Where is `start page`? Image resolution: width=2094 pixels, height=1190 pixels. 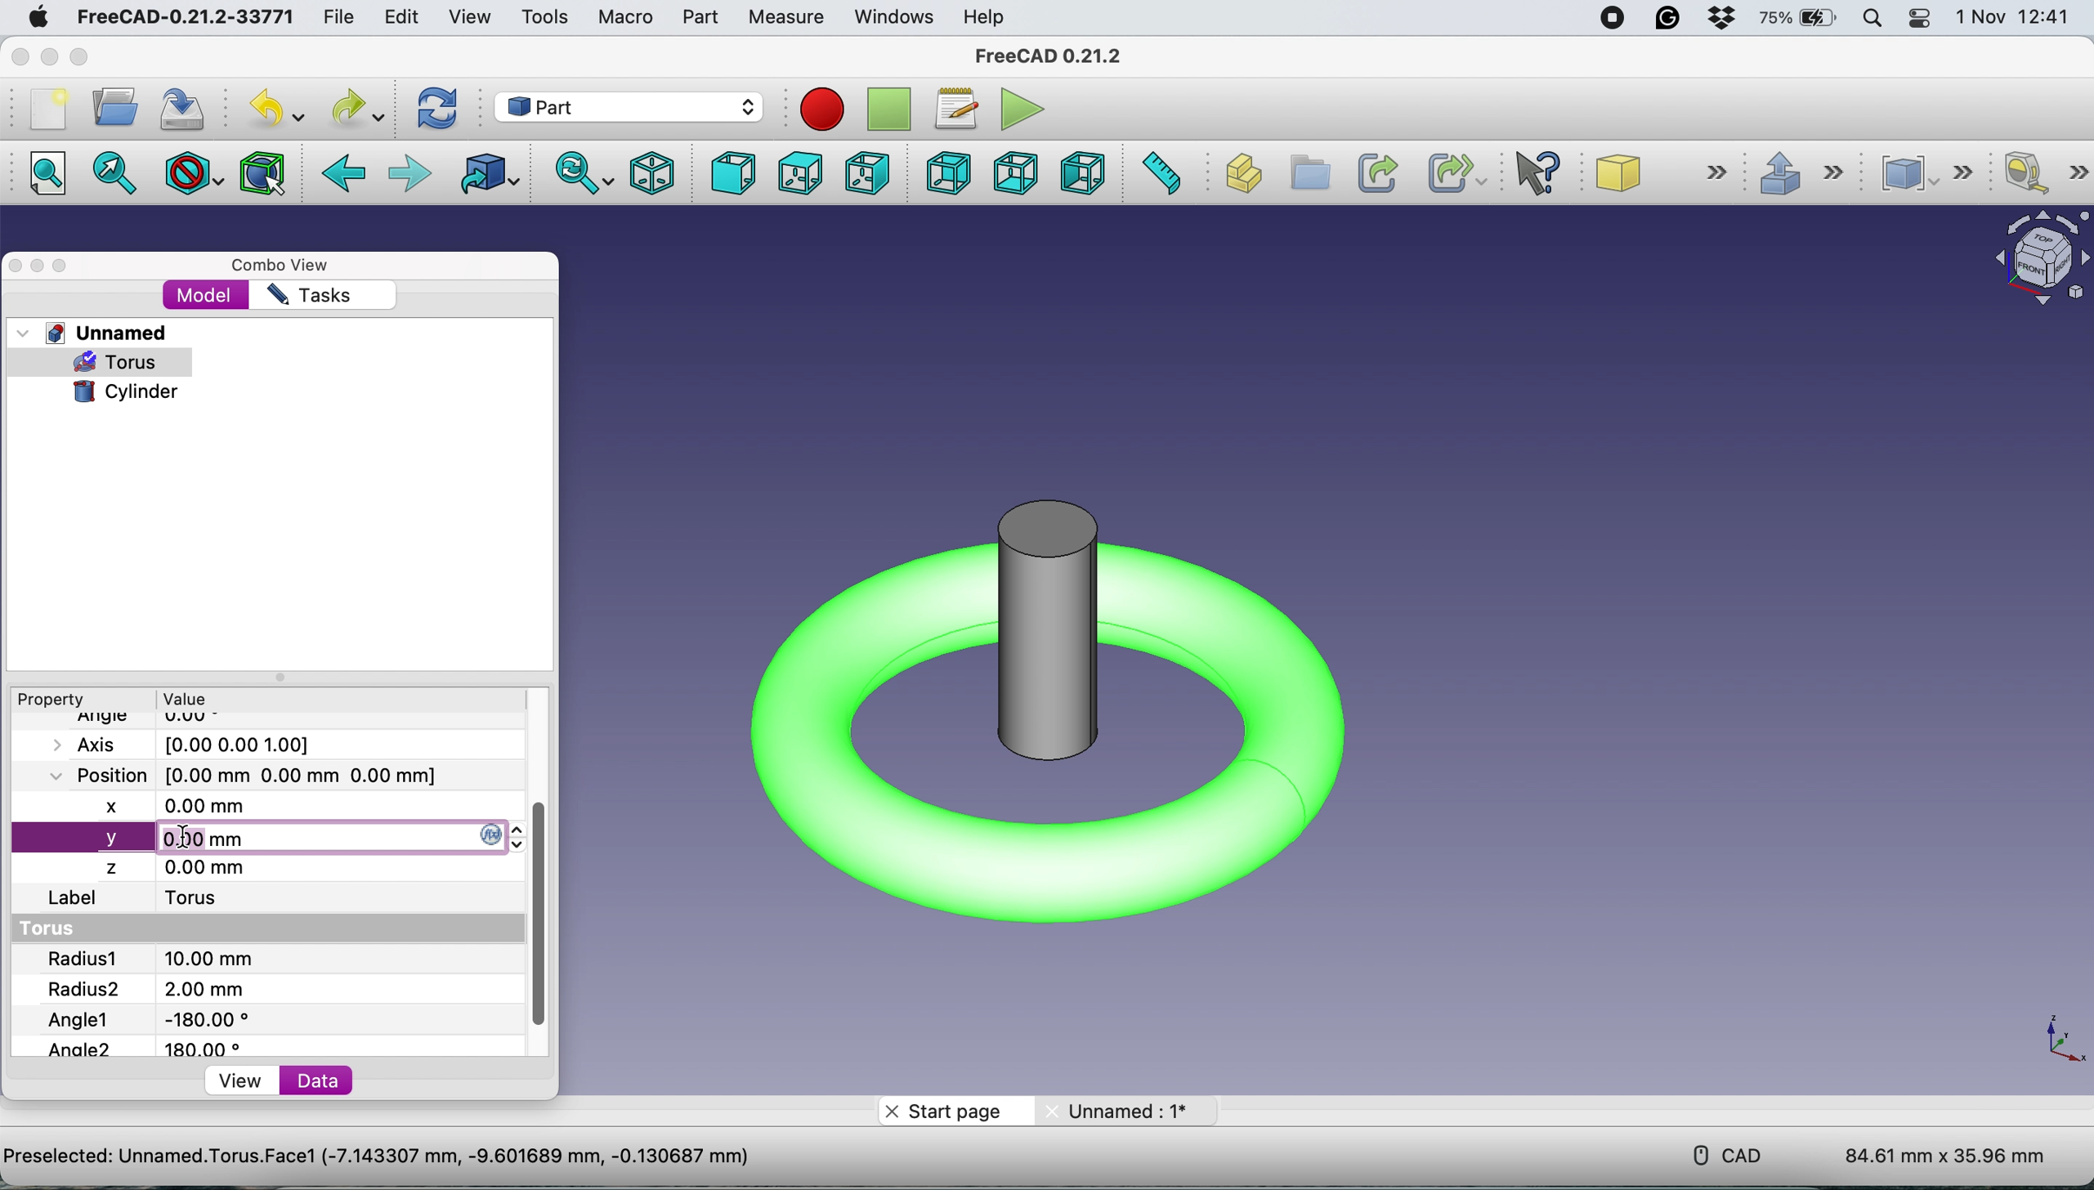 start page is located at coordinates (949, 1110).